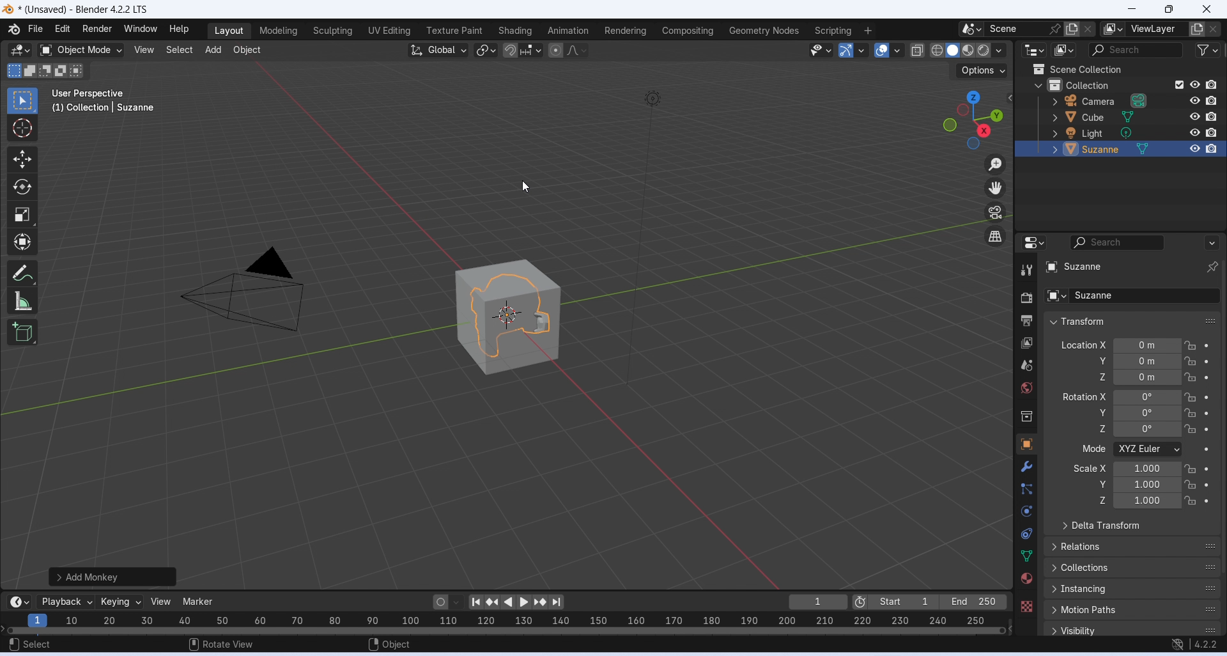  Describe the element at coordinates (1131, 295) in the screenshot. I see `suzanne` at that location.